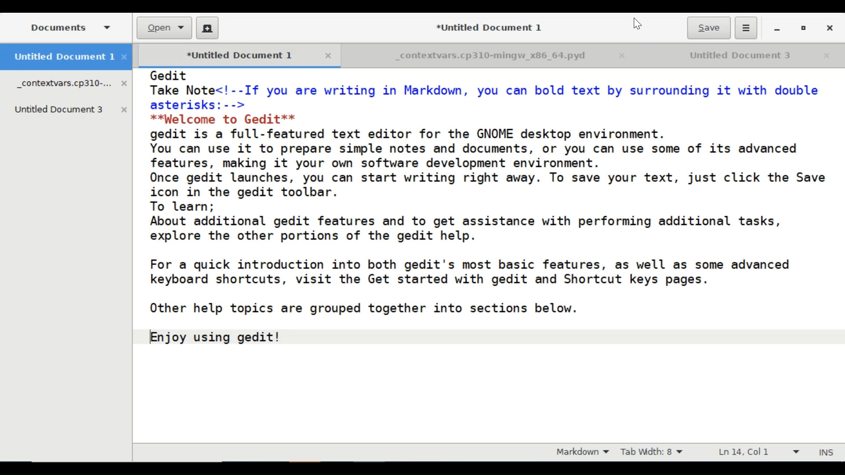 This screenshot has height=475, width=845. I want to click on _contextvars.cp310-minger_xc86_64.pyd Tab, so click(476, 56).